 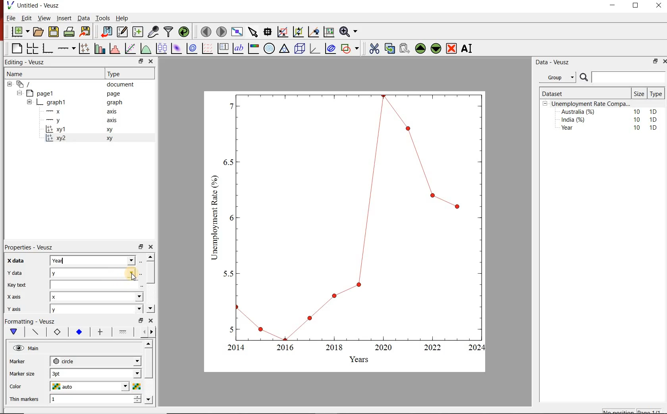 What do you see at coordinates (32, 48) in the screenshot?
I see `arrange graphs` at bounding box center [32, 48].